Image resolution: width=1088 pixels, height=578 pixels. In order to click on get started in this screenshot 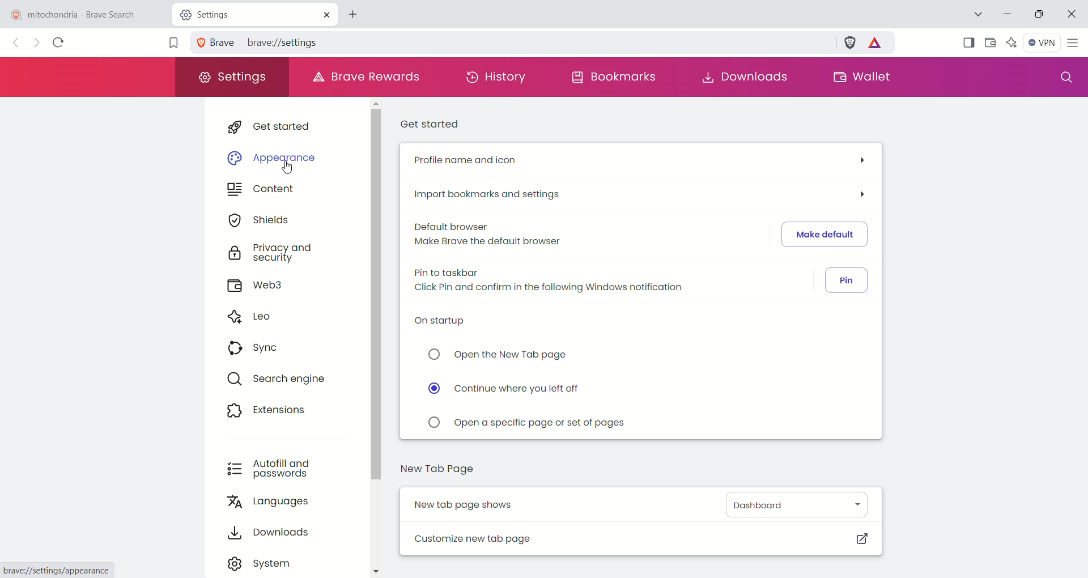, I will do `click(278, 125)`.